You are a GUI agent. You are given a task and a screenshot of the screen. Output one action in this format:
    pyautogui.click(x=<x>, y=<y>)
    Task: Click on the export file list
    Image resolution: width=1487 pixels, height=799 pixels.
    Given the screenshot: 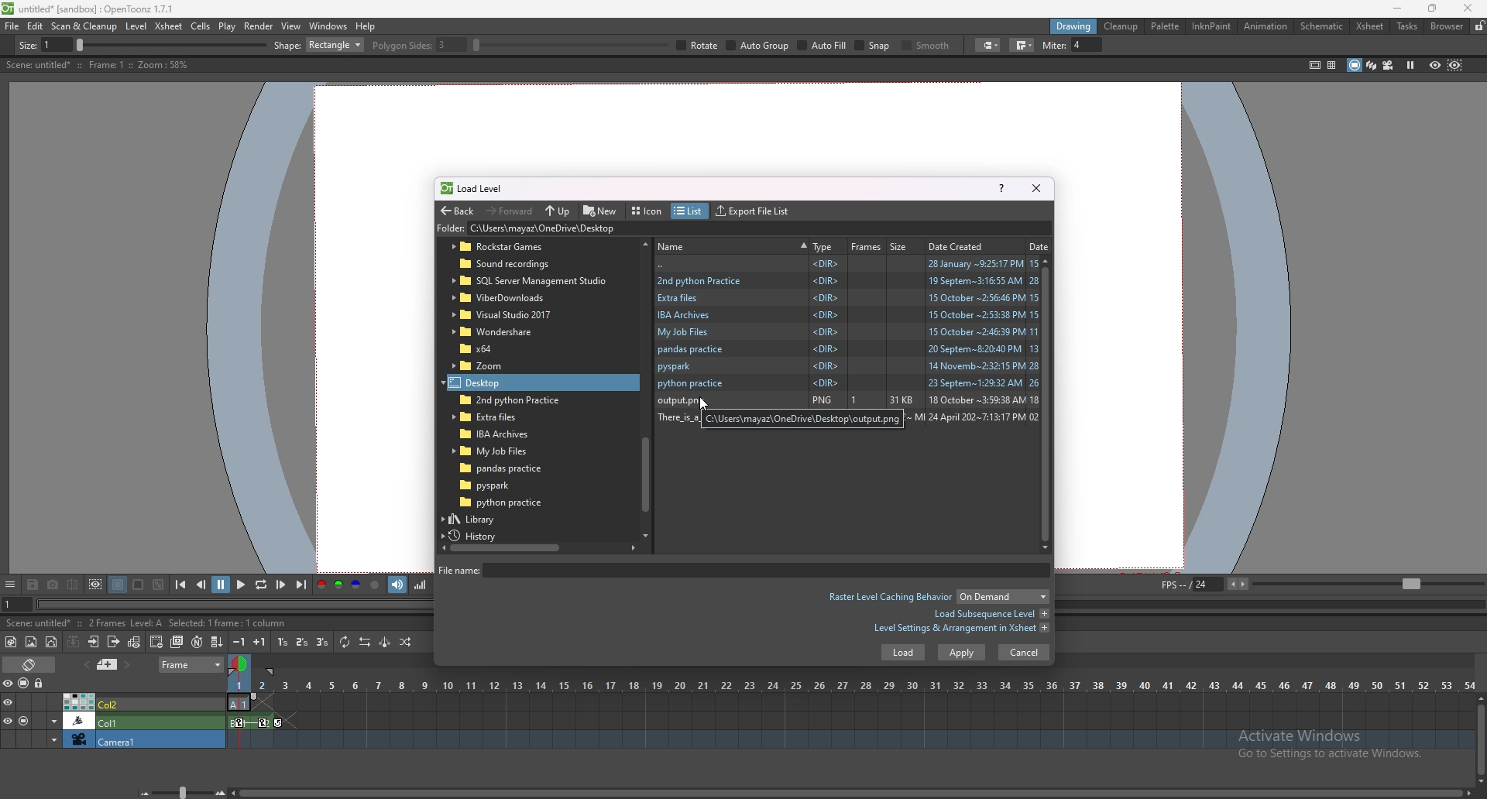 What is the action you would take?
    pyautogui.click(x=752, y=211)
    